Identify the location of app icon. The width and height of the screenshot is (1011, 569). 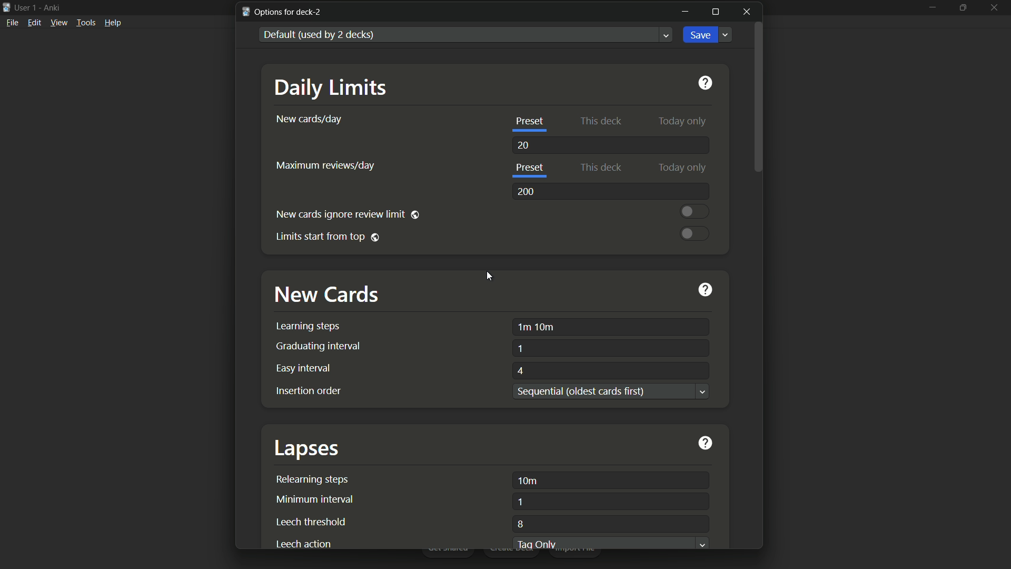
(6, 7).